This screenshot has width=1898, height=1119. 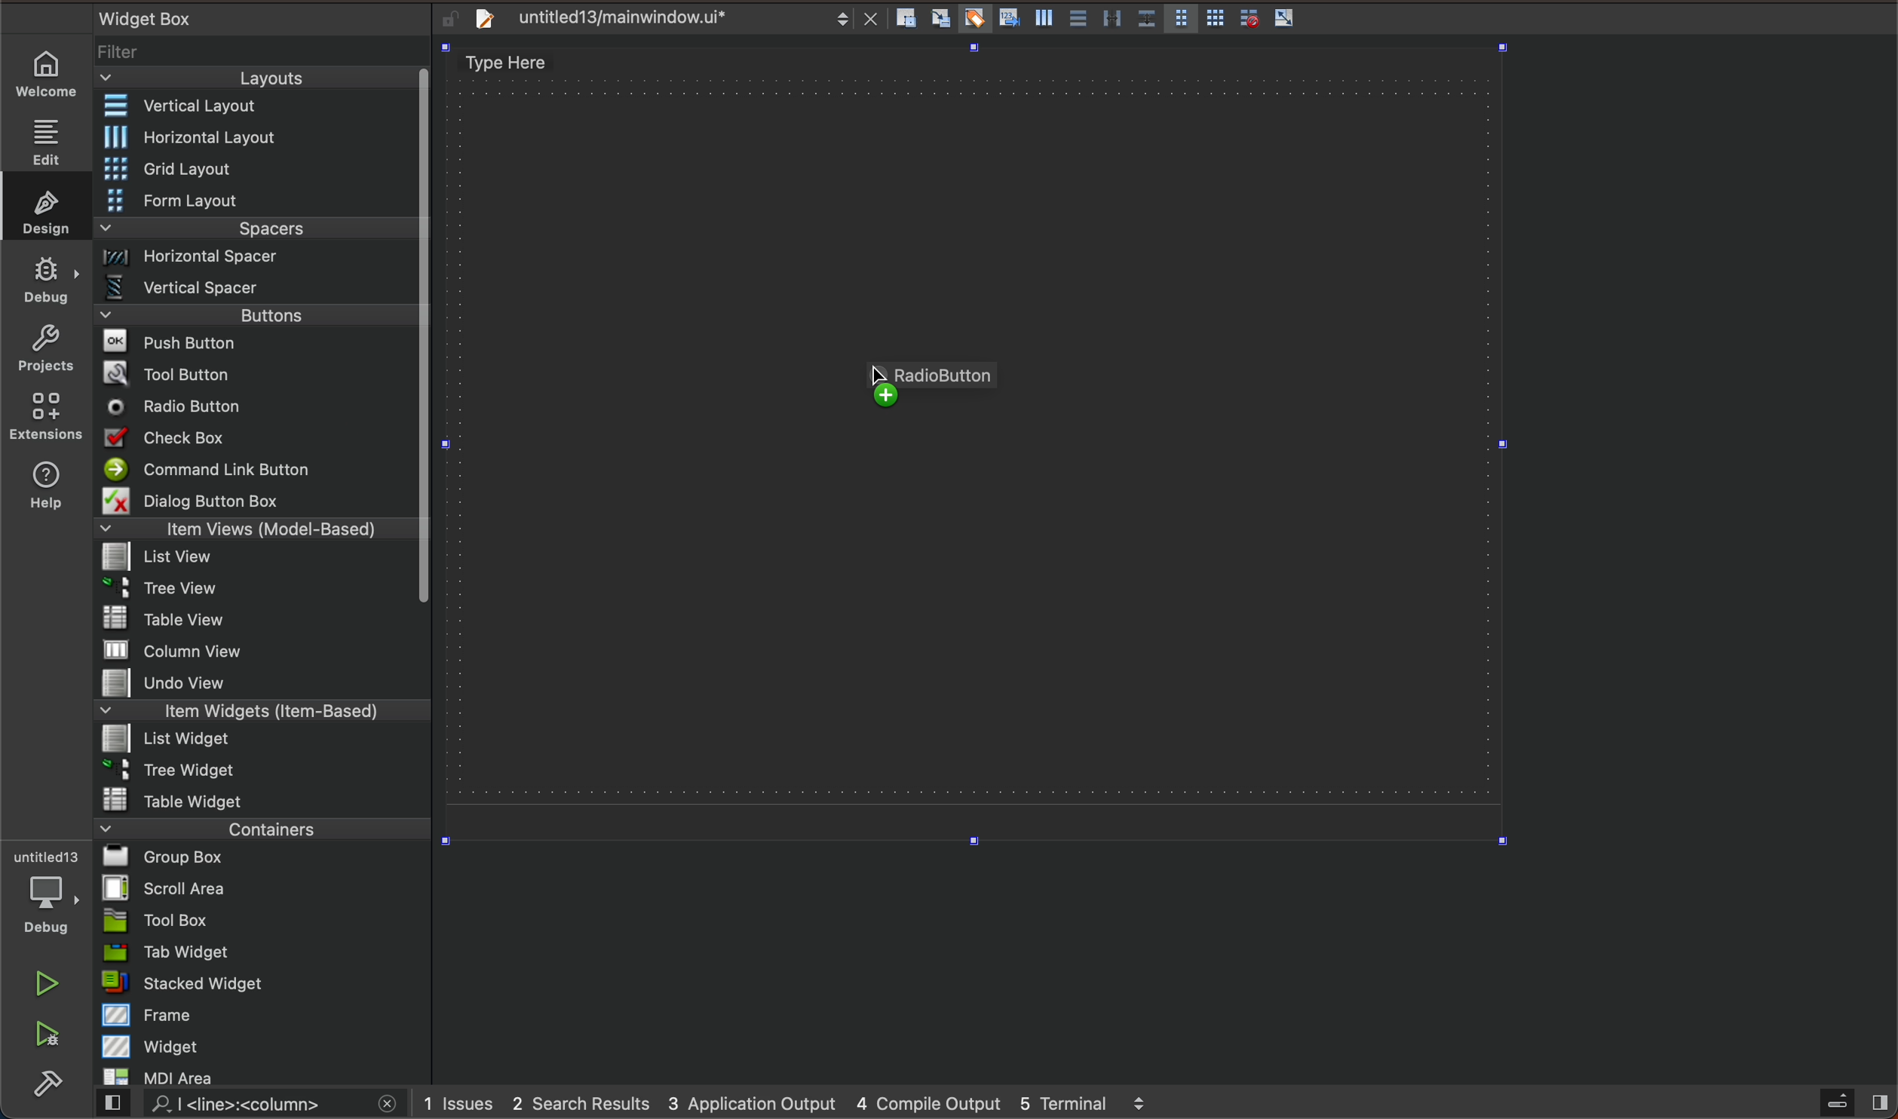 I want to click on , so click(x=1180, y=20).